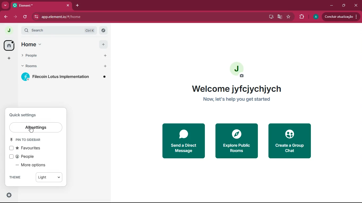 This screenshot has width=362, height=203. I want to click on favourite, so click(289, 17).